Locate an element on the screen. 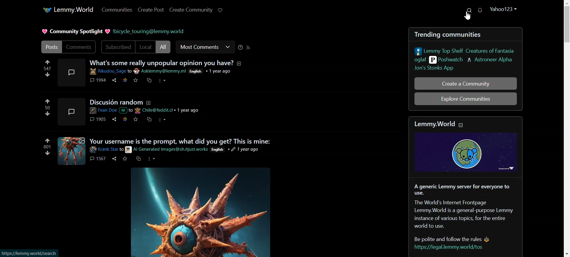  oglaf is located at coordinates (419, 60).